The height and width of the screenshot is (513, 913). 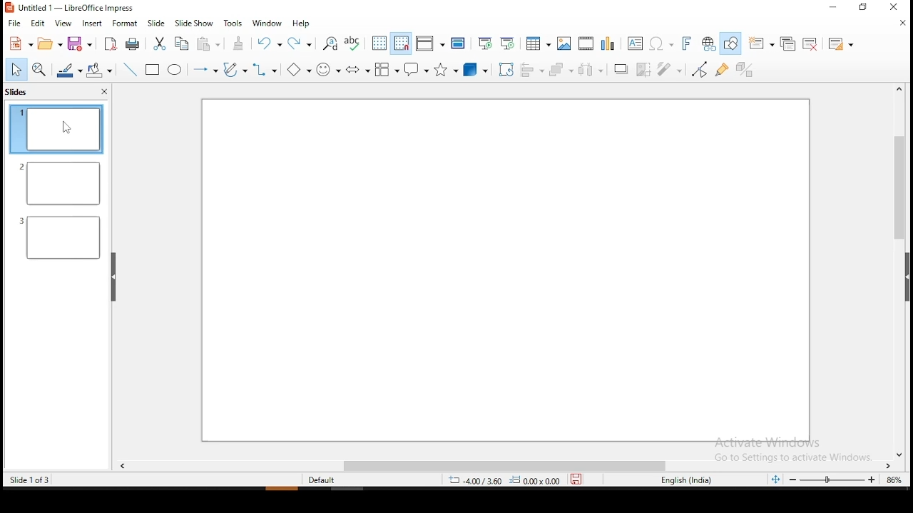 I want to click on fit slide to current window, so click(x=776, y=480).